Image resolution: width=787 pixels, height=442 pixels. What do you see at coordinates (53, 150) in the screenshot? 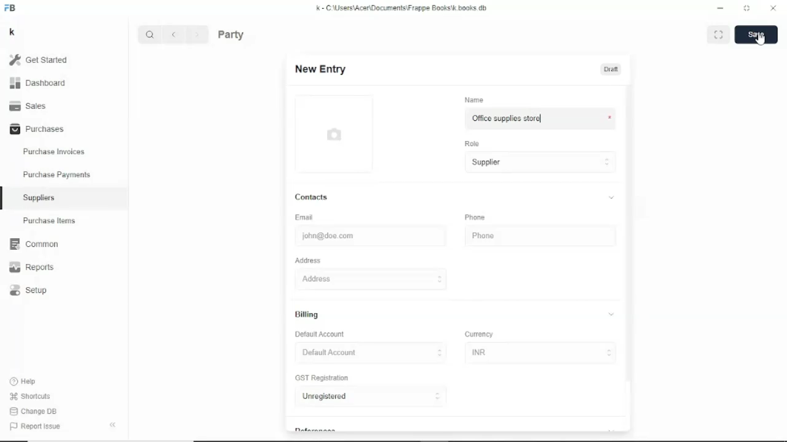
I see `Purchase invoices` at bounding box center [53, 150].